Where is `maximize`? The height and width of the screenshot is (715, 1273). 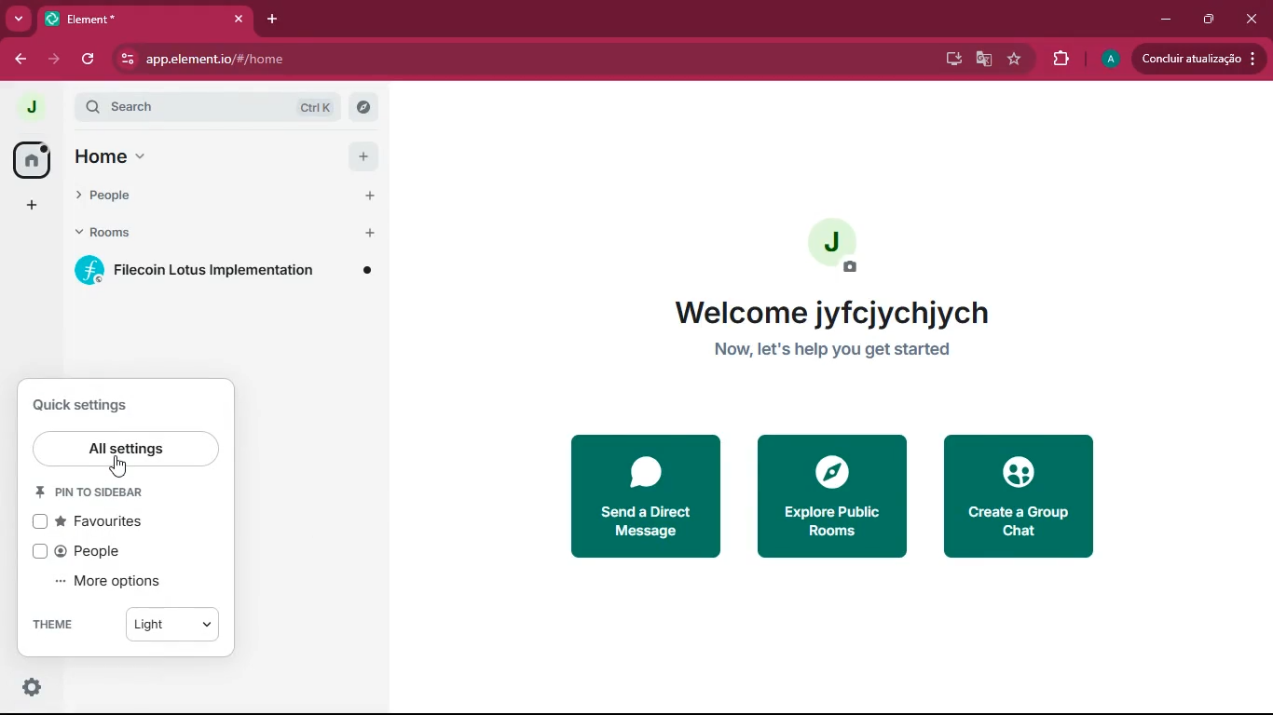 maximize is located at coordinates (1205, 19).